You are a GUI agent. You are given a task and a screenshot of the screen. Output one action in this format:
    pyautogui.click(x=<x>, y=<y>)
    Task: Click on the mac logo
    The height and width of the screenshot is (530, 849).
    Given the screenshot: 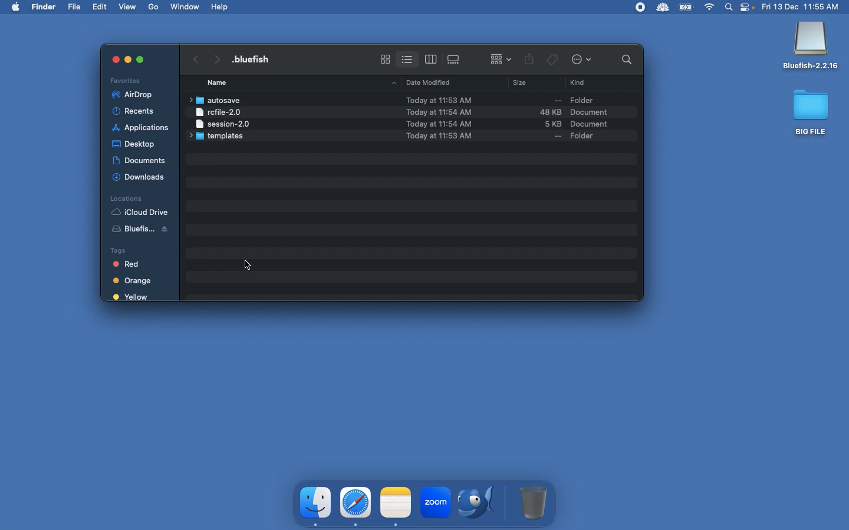 What is the action you would take?
    pyautogui.click(x=15, y=6)
    